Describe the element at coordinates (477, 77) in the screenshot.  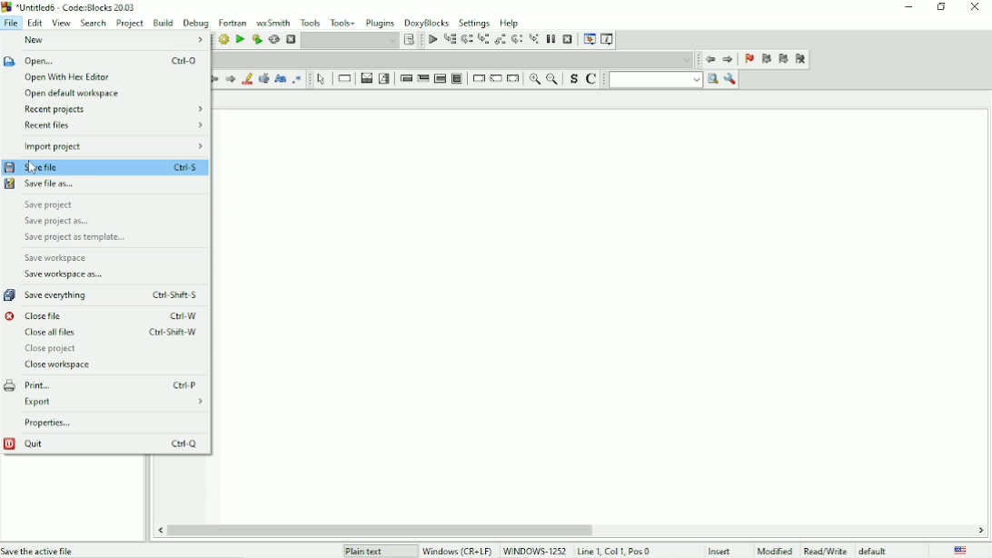
I see `Break-instruction` at that location.